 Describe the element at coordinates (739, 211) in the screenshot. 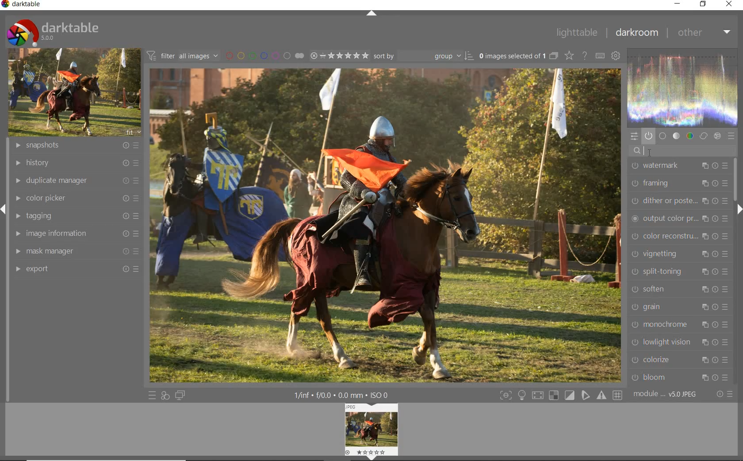

I see `expand/collapse` at that location.